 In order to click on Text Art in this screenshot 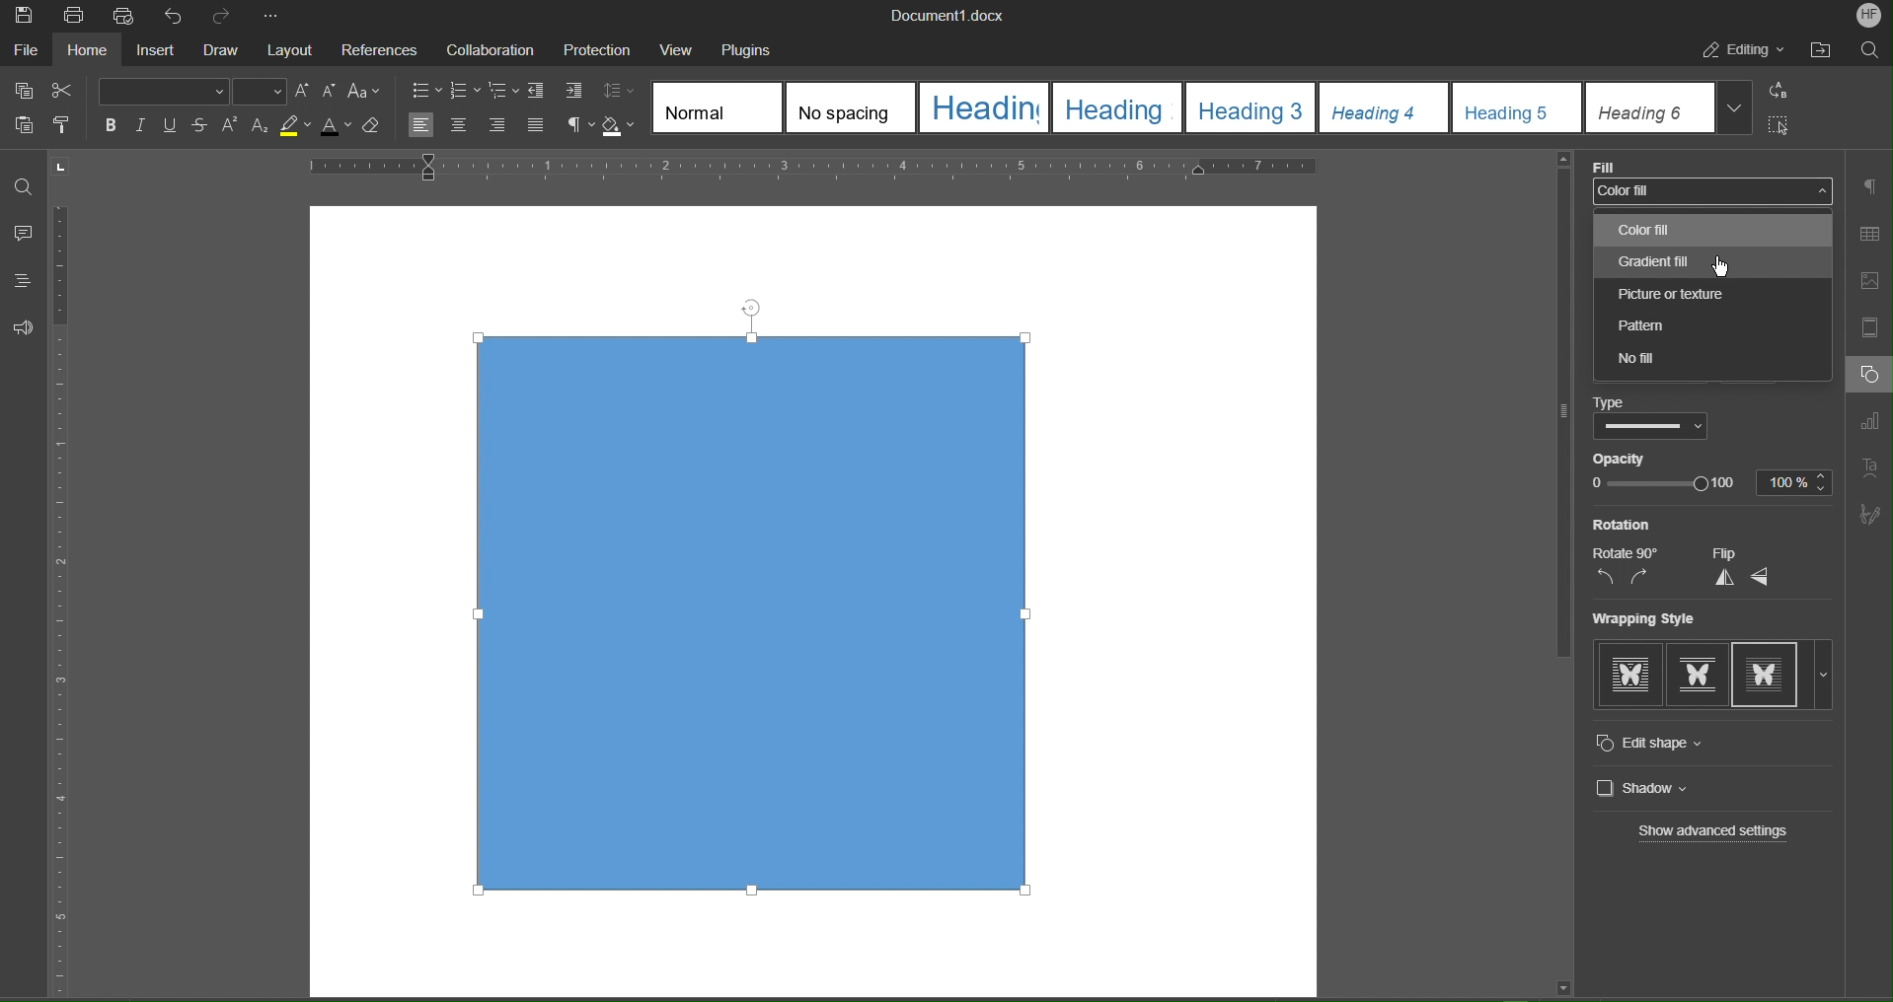, I will do `click(1873, 465)`.